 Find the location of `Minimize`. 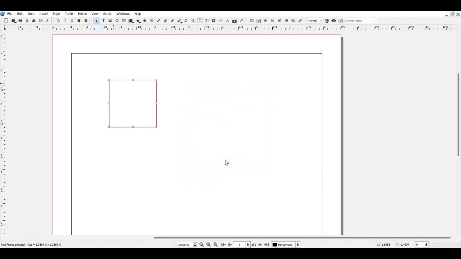

Minimize is located at coordinates (447, 14).